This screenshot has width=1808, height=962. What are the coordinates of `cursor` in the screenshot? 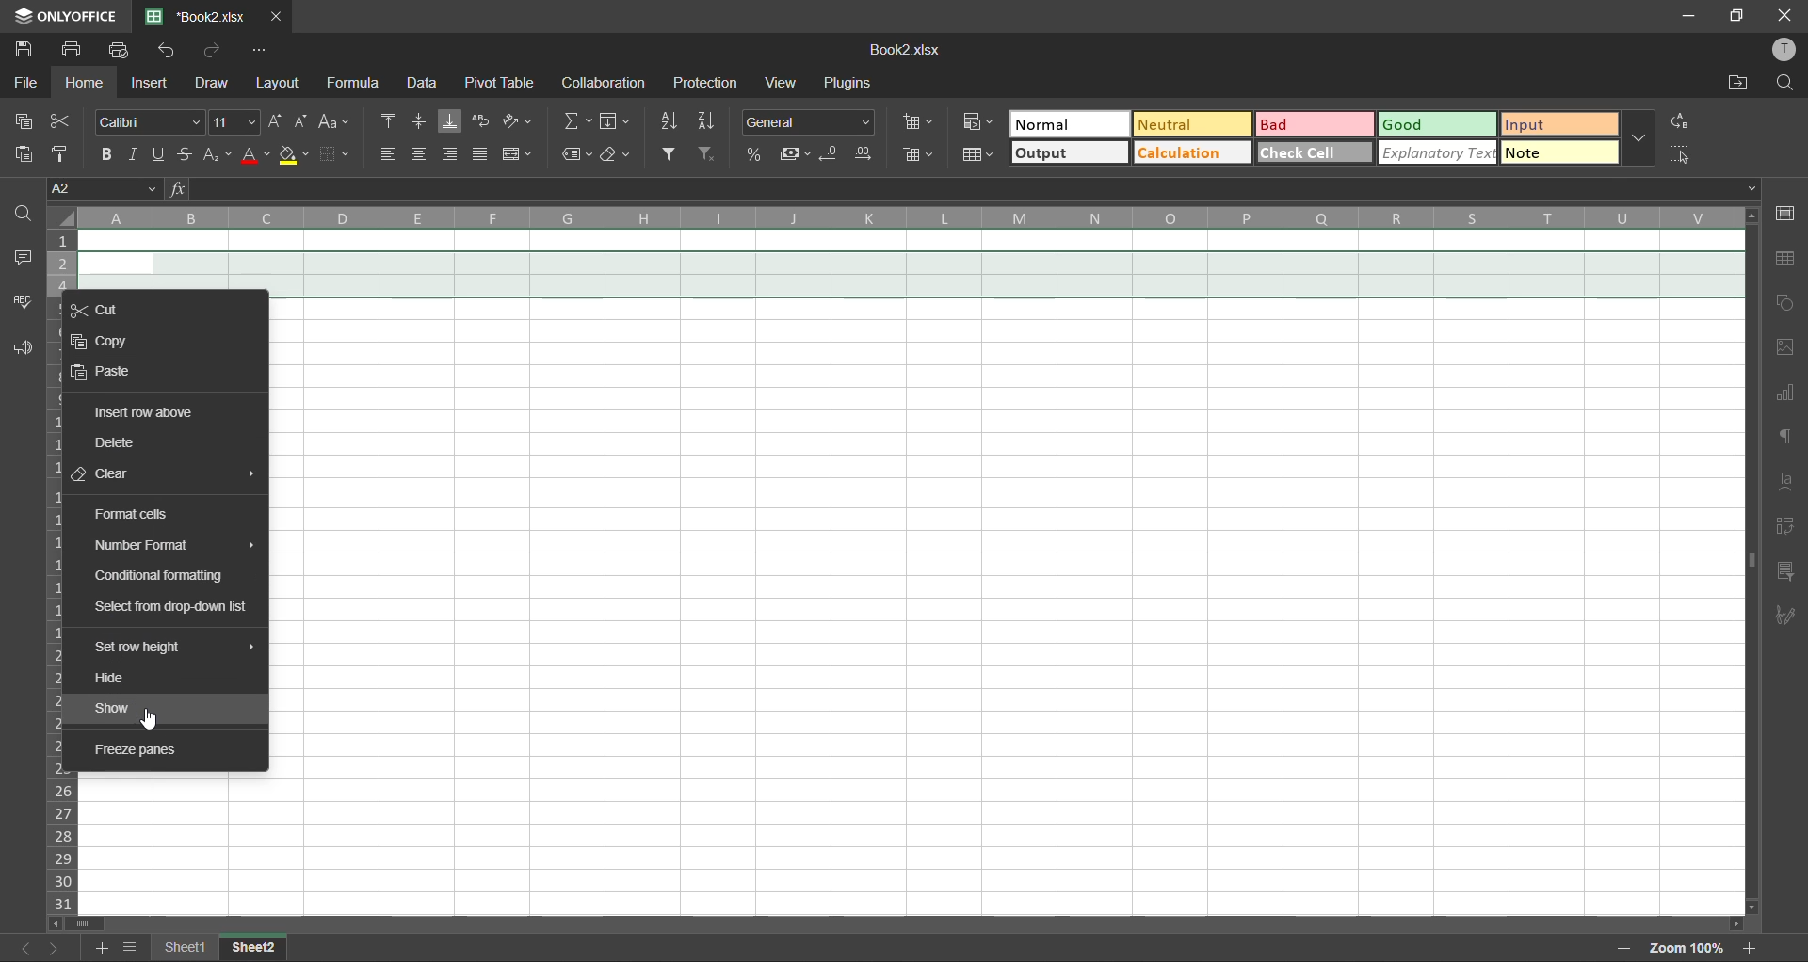 It's located at (153, 719).